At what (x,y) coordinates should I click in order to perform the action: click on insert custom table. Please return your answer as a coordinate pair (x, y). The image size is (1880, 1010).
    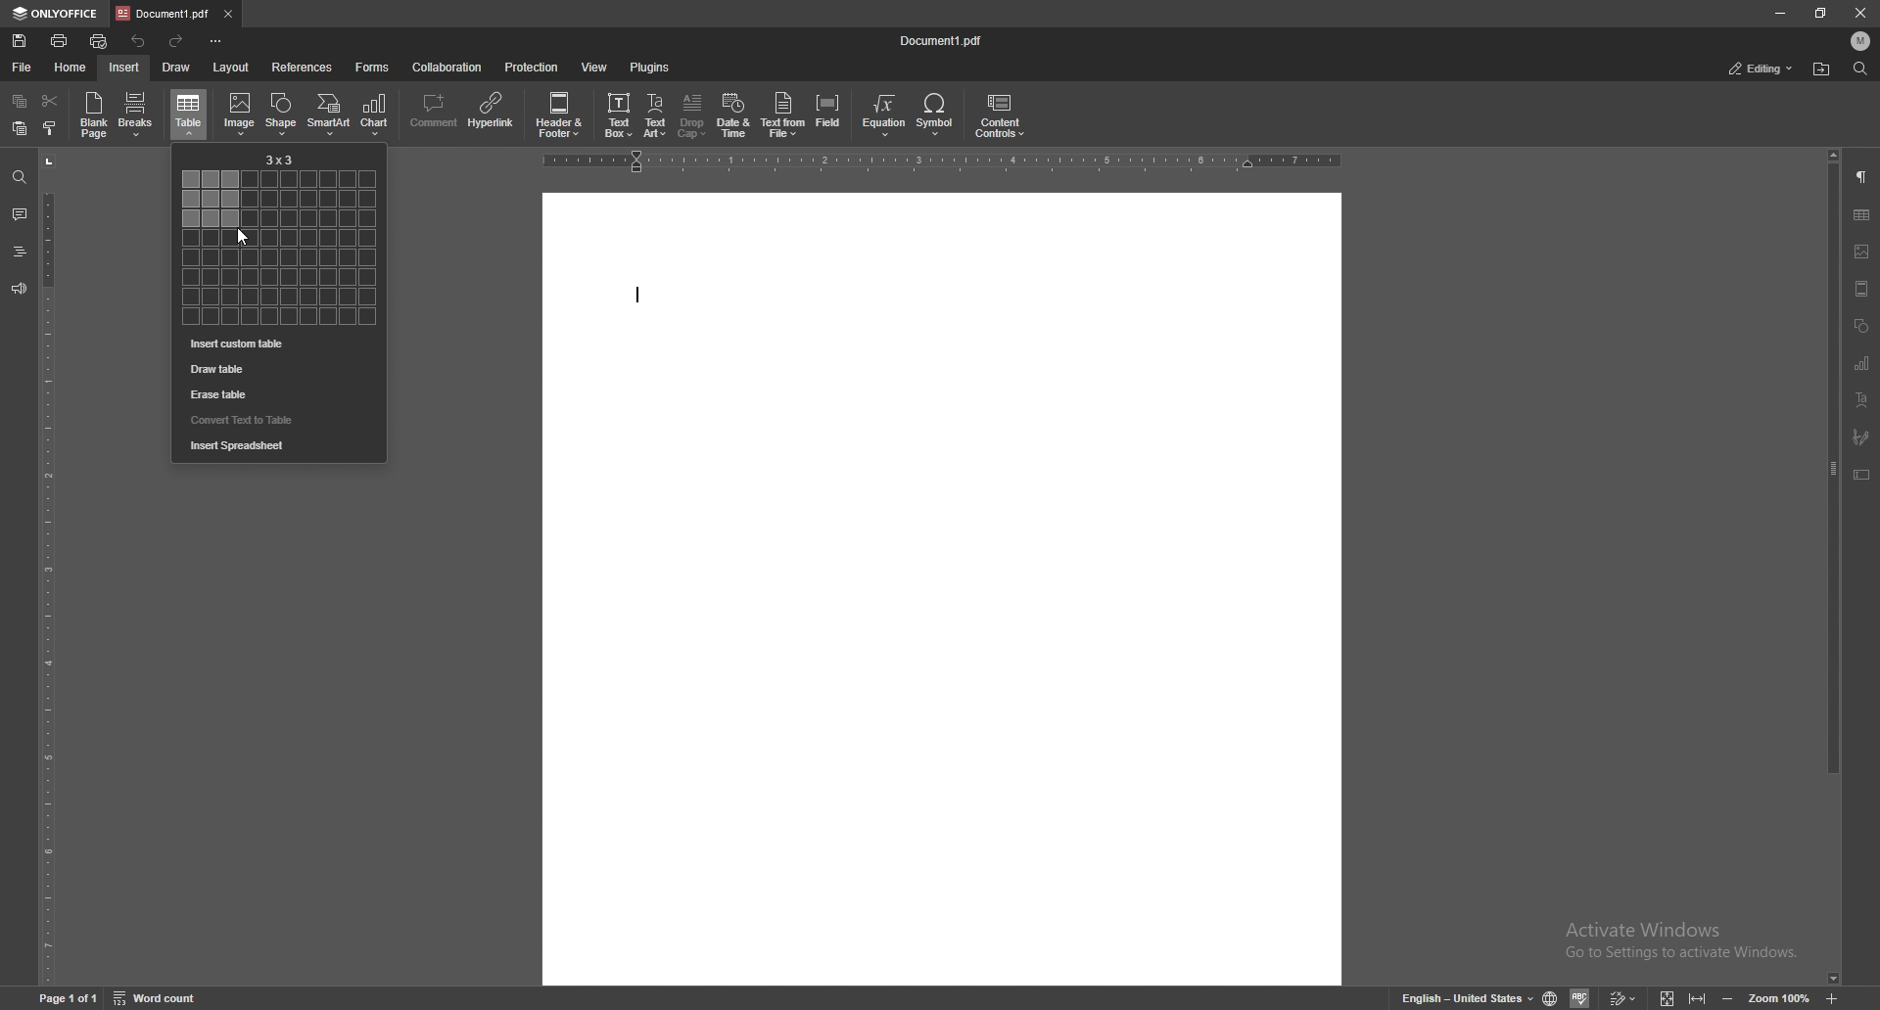
    Looking at the image, I should click on (276, 344).